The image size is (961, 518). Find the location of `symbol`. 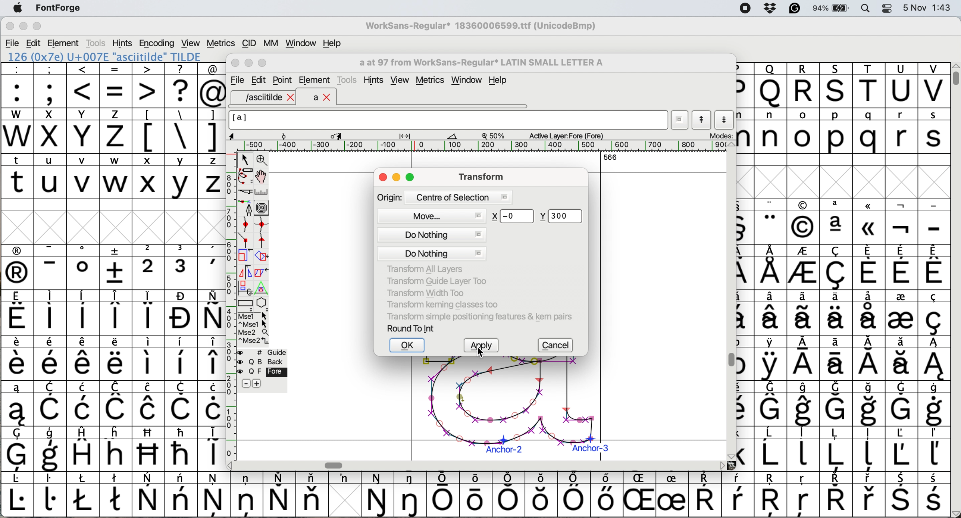

symbol is located at coordinates (772, 312).